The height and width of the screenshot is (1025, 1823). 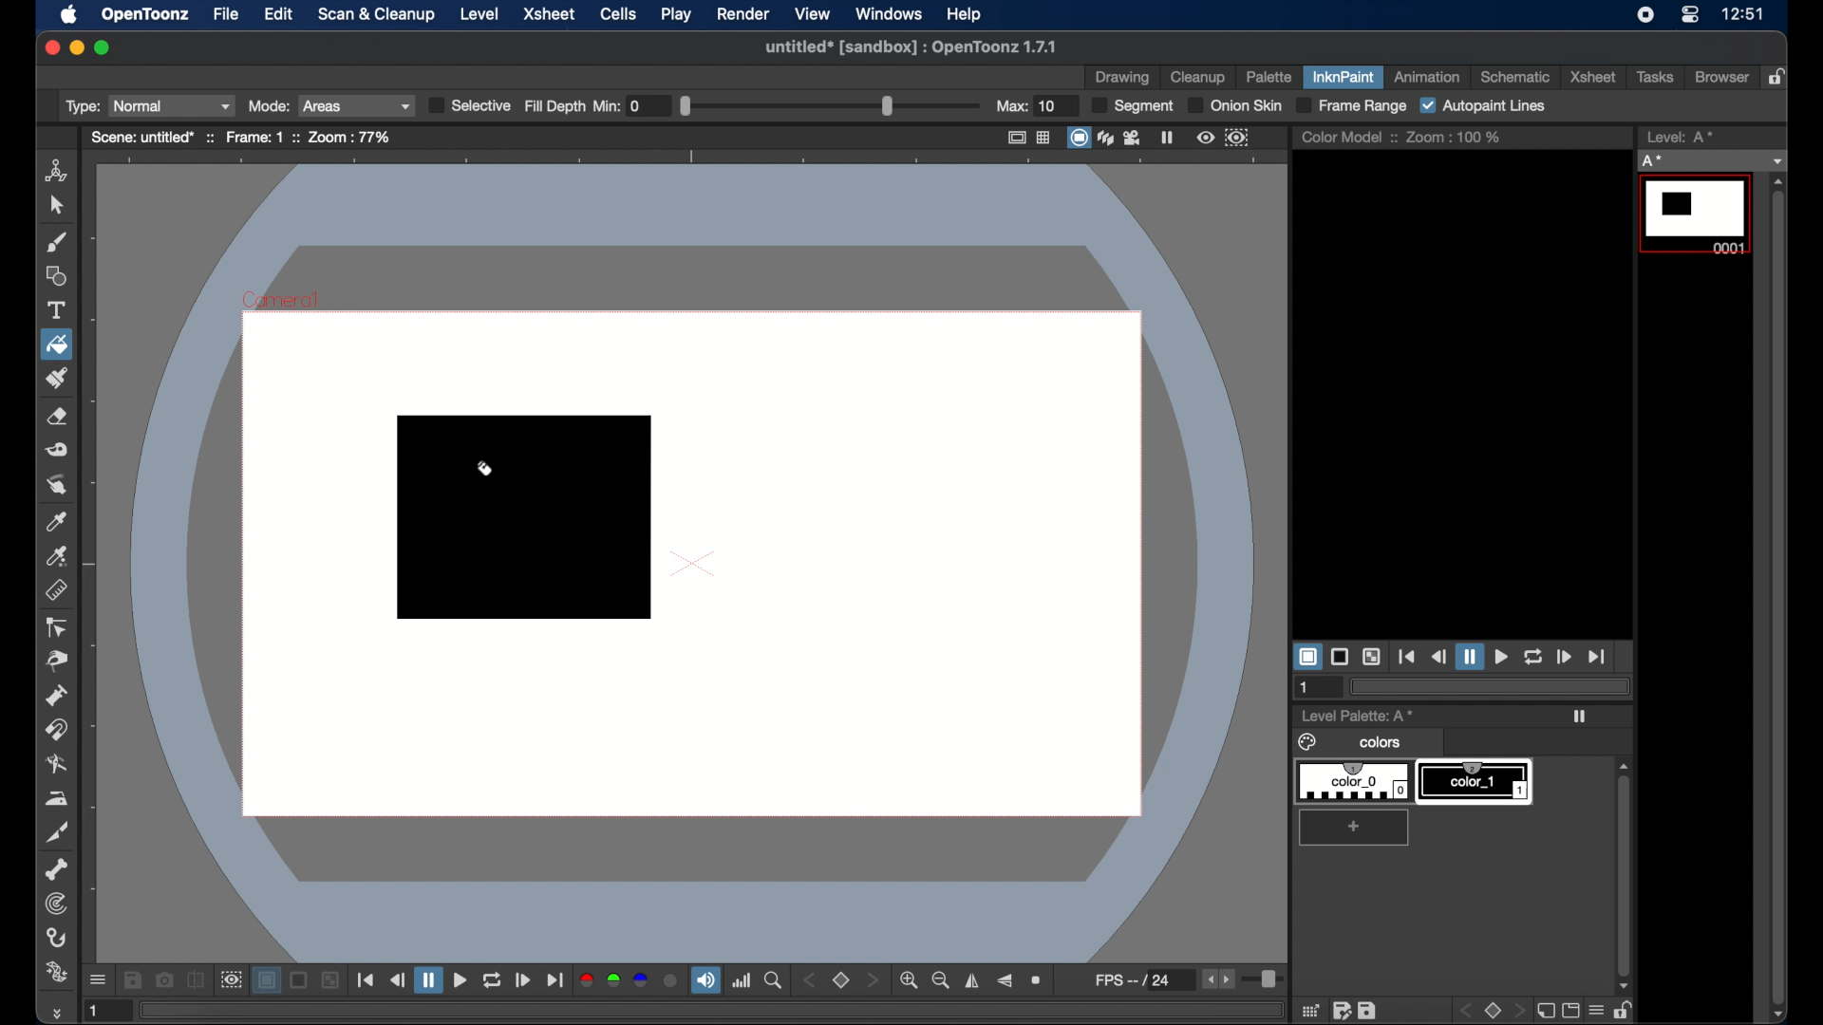 What do you see at coordinates (1438, 657) in the screenshot?
I see `rewind` at bounding box center [1438, 657].